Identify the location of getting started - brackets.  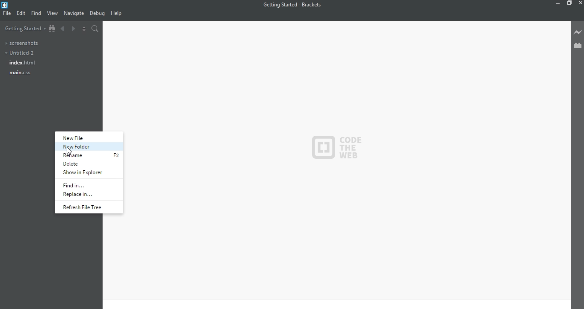
(294, 5).